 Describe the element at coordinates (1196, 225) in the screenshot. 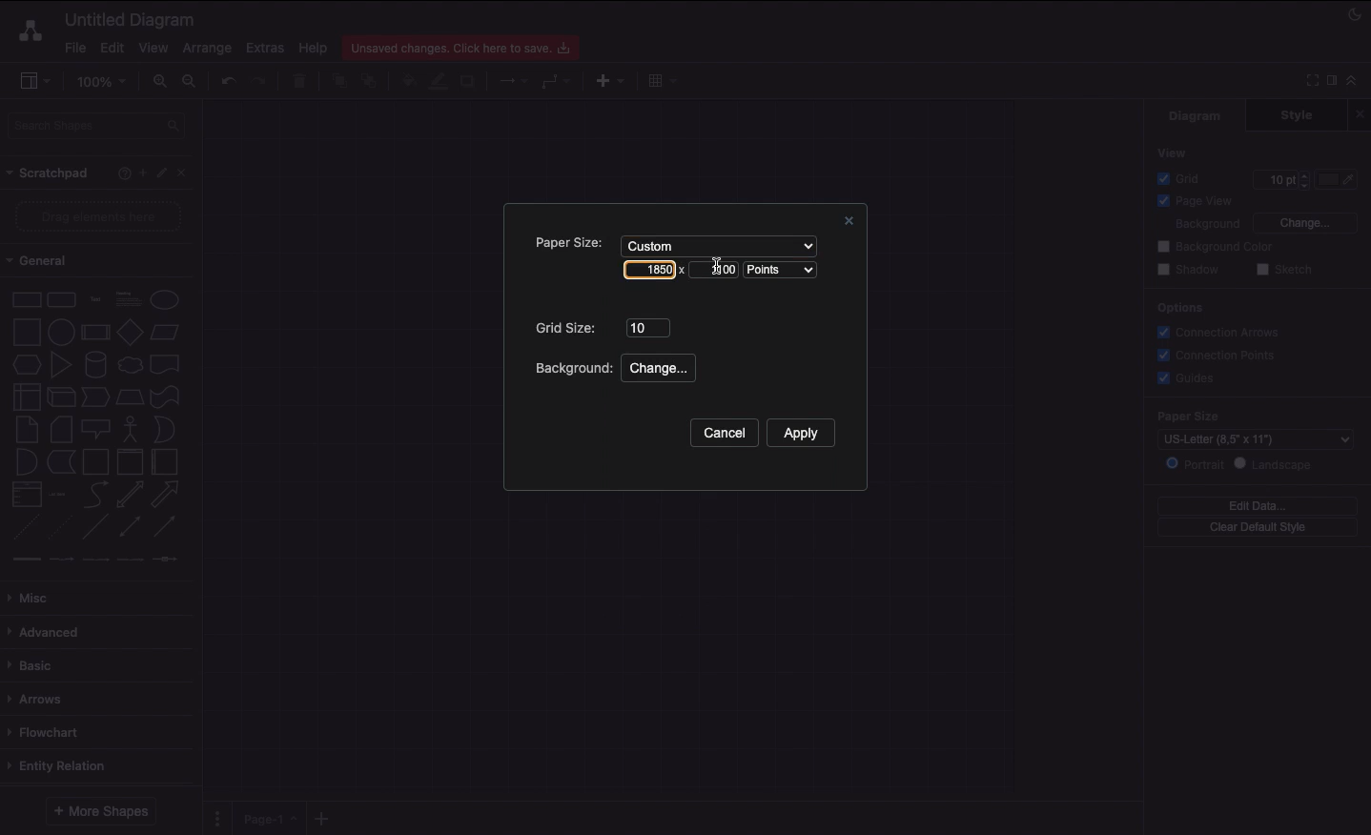

I see `Background ` at that location.